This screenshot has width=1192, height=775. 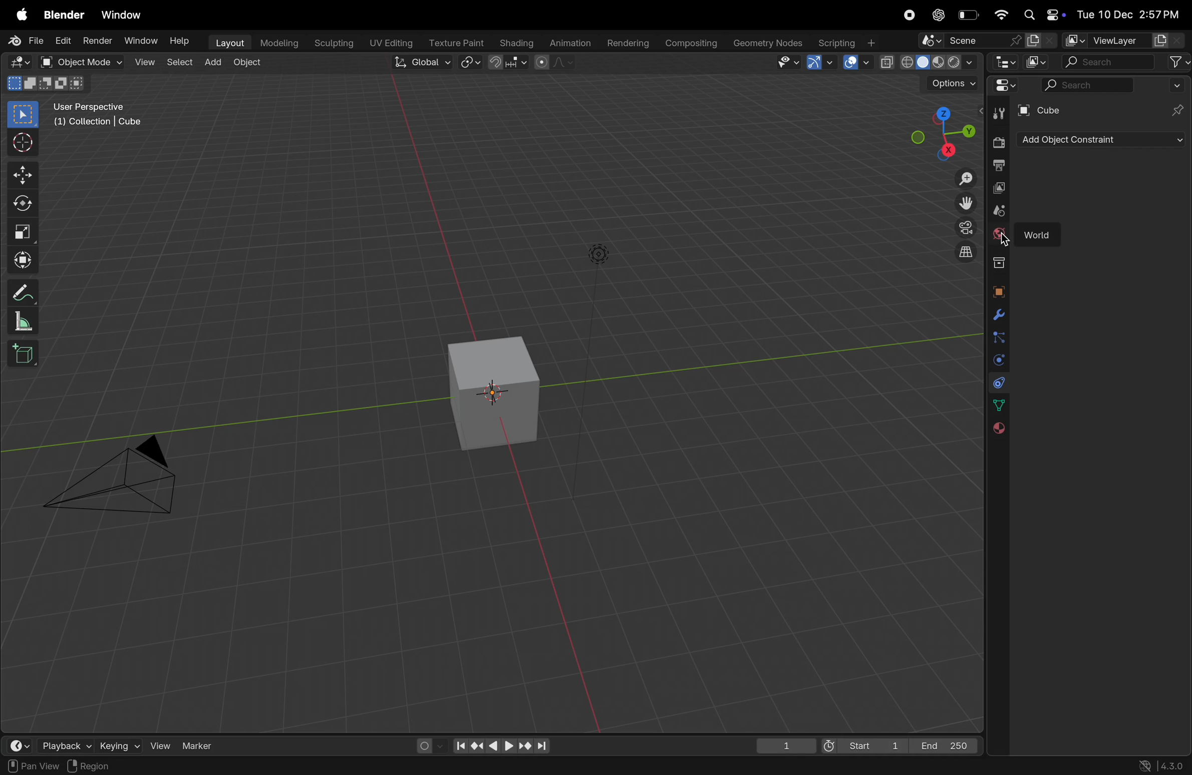 What do you see at coordinates (64, 16) in the screenshot?
I see `Blender` at bounding box center [64, 16].